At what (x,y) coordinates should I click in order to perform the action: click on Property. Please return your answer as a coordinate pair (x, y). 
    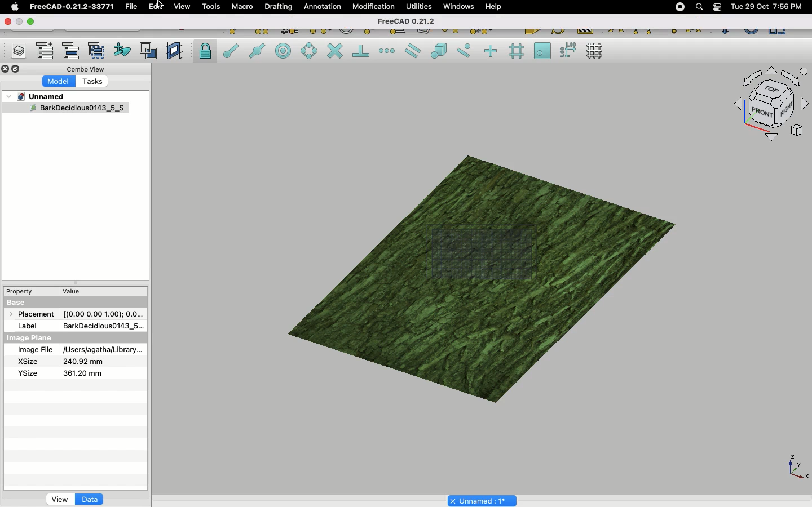
    Looking at the image, I should click on (23, 291).